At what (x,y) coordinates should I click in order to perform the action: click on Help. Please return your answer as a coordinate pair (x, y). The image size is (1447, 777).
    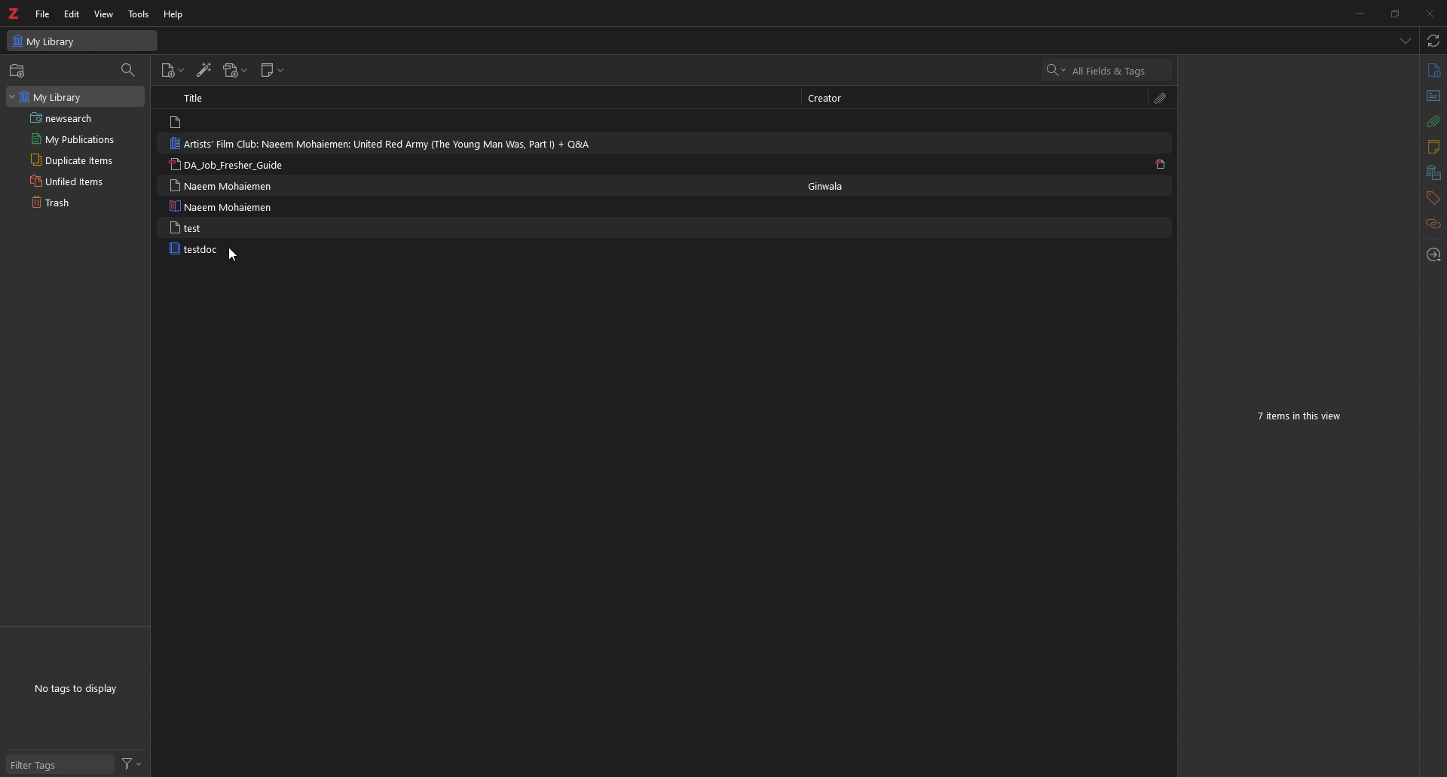
    Looking at the image, I should click on (176, 15).